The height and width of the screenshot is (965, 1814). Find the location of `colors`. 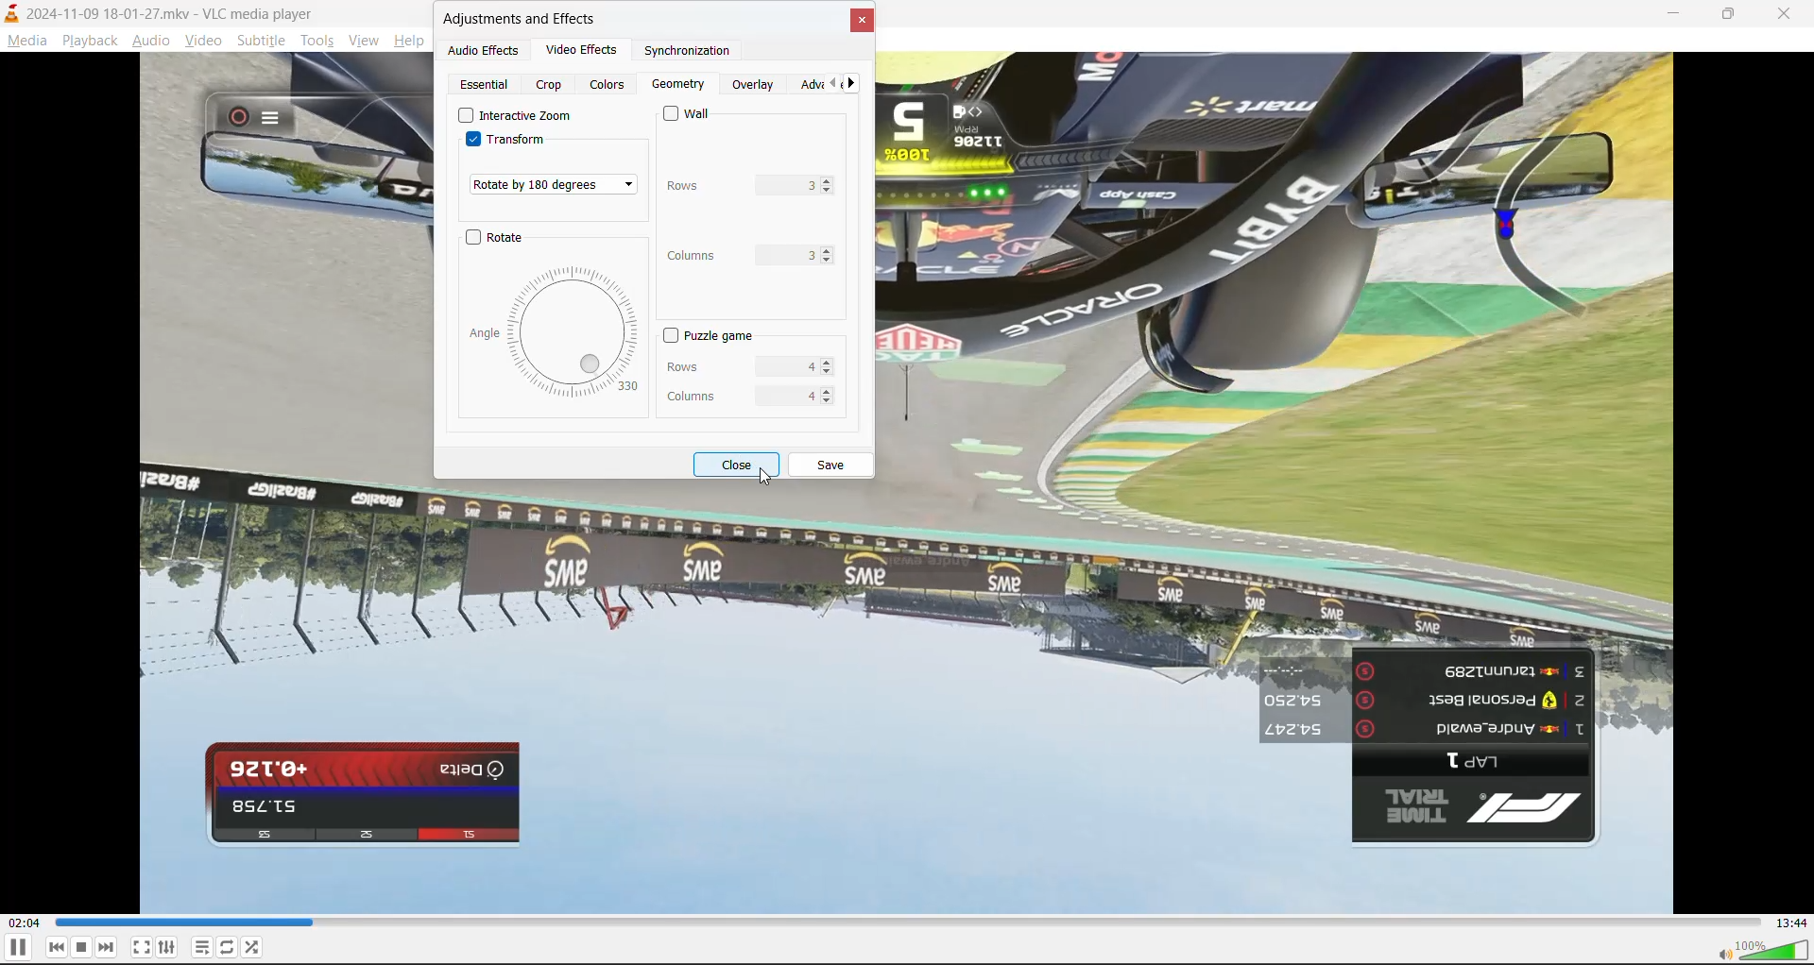

colors is located at coordinates (607, 86).